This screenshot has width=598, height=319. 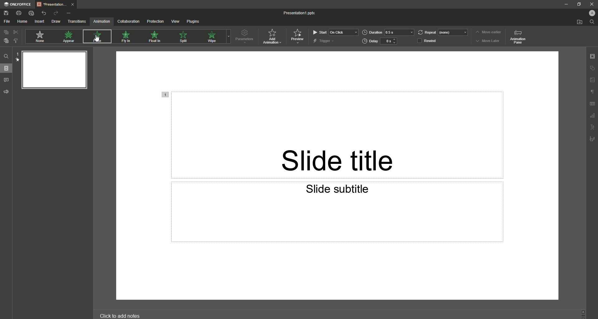 I want to click on Duration, so click(x=388, y=32).